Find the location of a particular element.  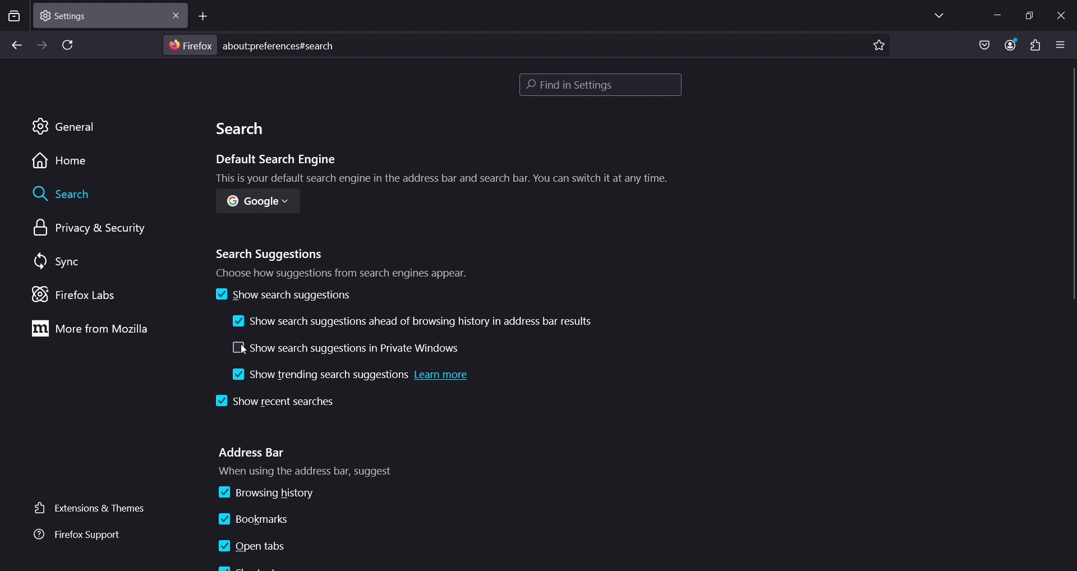

show search suggestions is located at coordinates (282, 295).